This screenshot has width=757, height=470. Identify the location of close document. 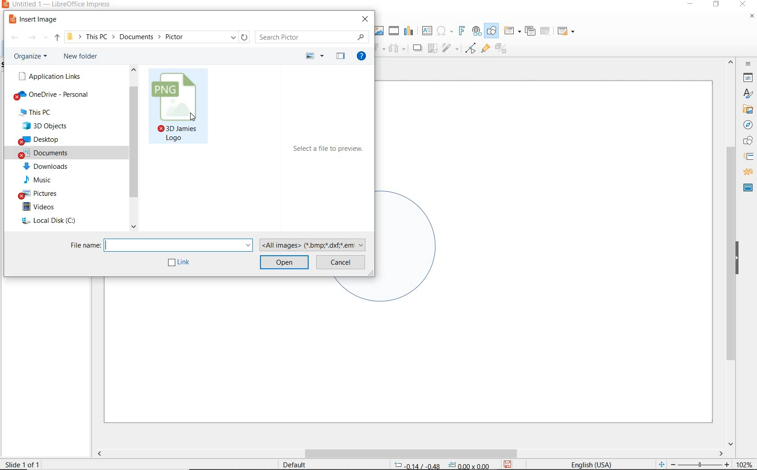
(752, 18).